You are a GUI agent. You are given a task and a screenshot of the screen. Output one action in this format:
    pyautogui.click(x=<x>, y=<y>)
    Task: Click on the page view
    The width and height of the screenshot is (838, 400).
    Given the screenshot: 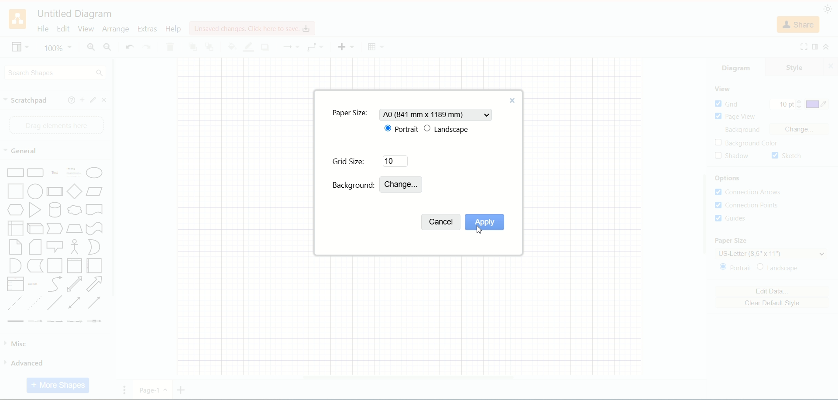 What is the action you would take?
    pyautogui.click(x=738, y=117)
    